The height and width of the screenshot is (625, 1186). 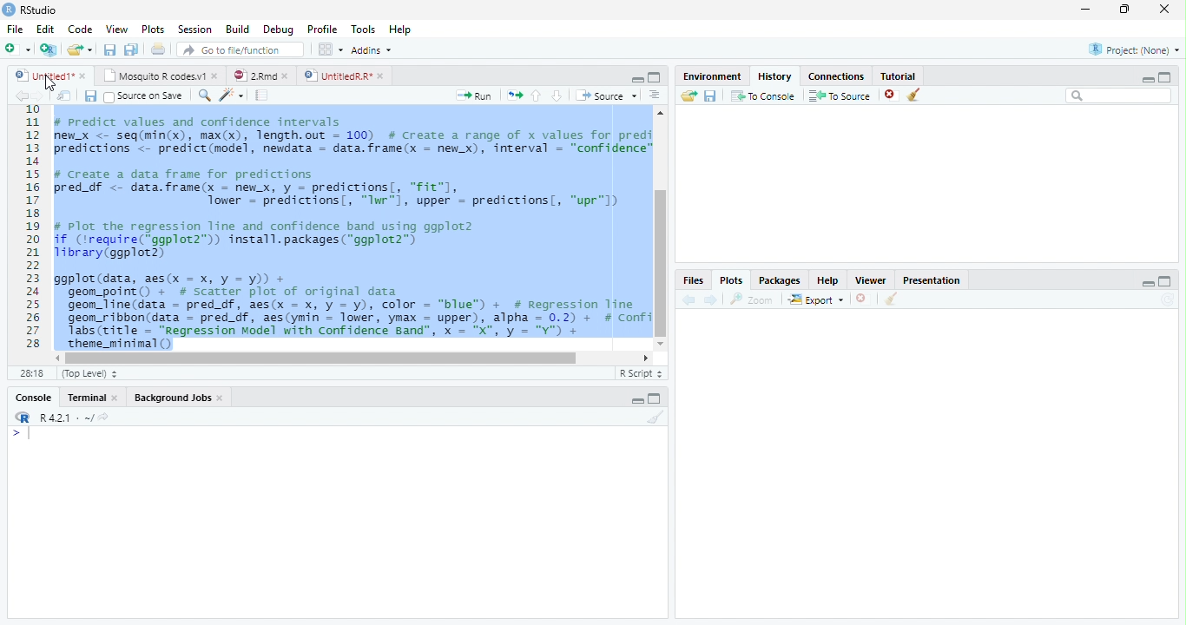 What do you see at coordinates (710, 98) in the screenshot?
I see `Save` at bounding box center [710, 98].